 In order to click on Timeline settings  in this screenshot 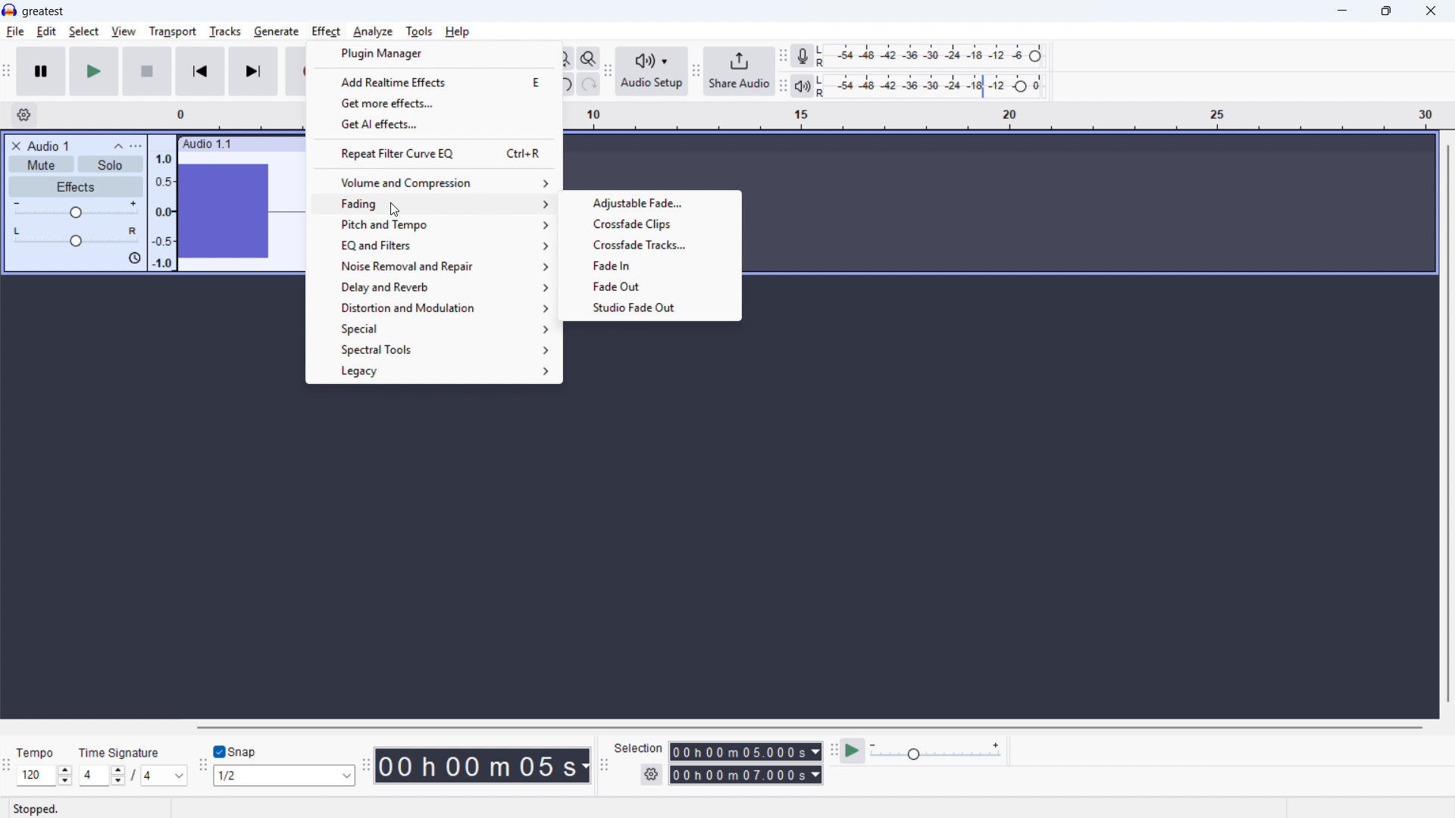, I will do `click(23, 115)`.